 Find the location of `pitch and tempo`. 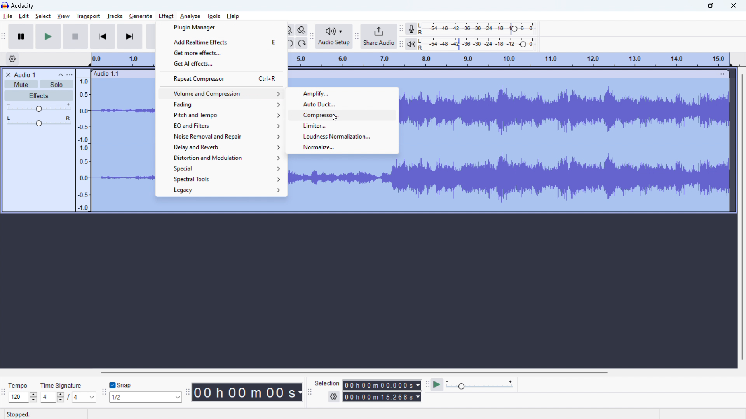

pitch and tempo is located at coordinates (220, 115).